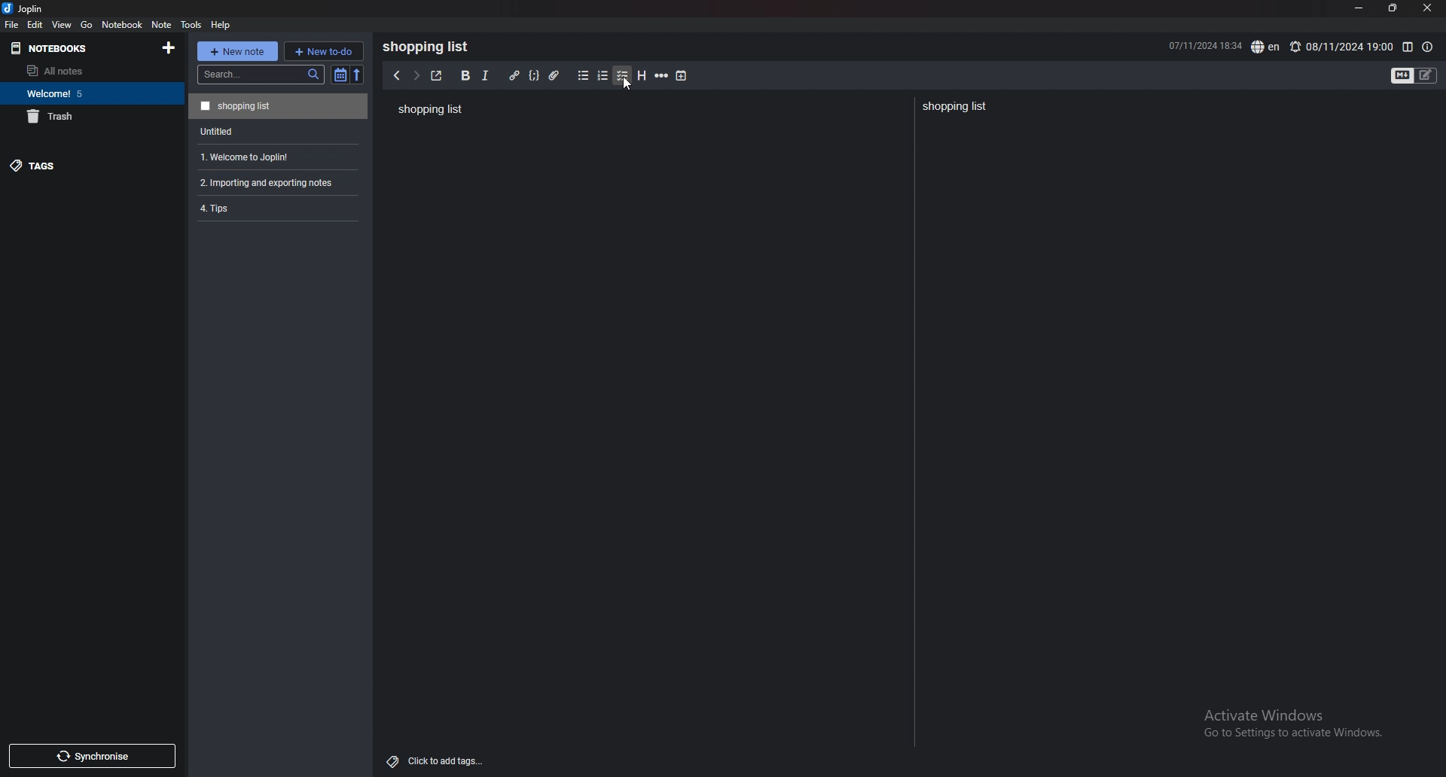 Image resolution: width=1446 pixels, height=777 pixels. What do you see at coordinates (557, 76) in the screenshot?
I see `attachment` at bounding box center [557, 76].